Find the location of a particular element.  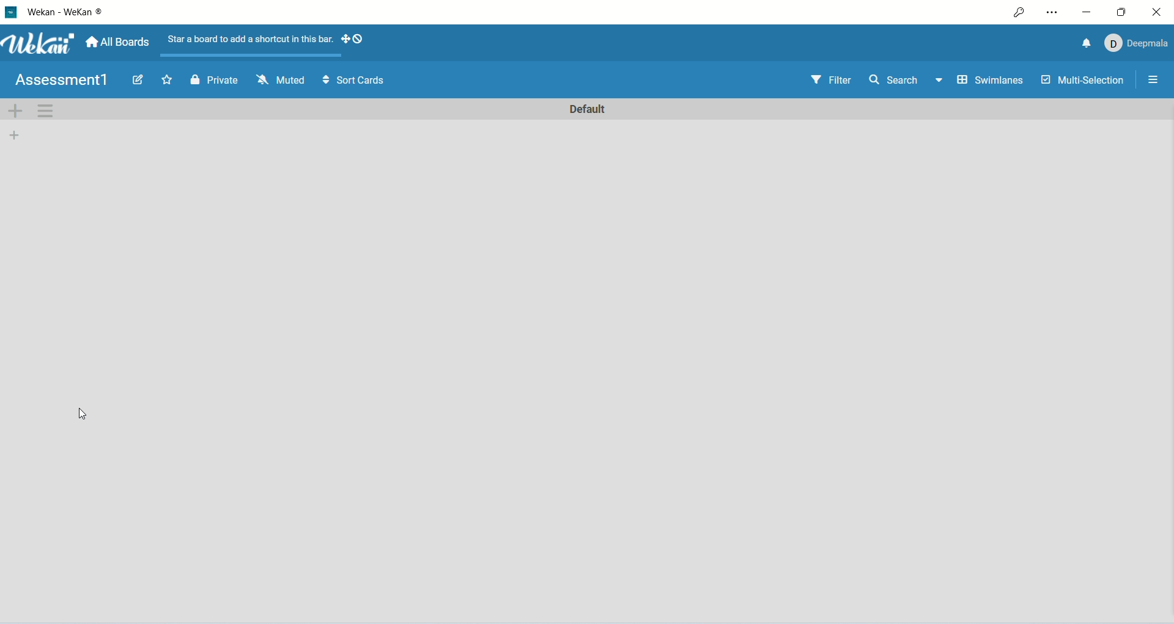

edit is located at coordinates (135, 79).